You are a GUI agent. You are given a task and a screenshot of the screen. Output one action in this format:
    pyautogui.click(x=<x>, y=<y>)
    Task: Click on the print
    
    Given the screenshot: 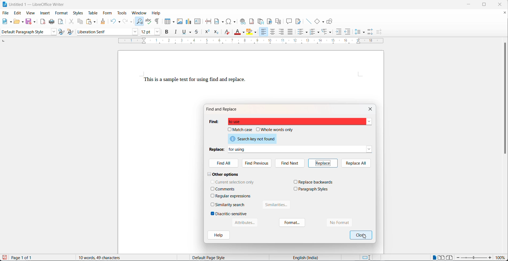 What is the action you would take?
    pyautogui.click(x=53, y=22)
    